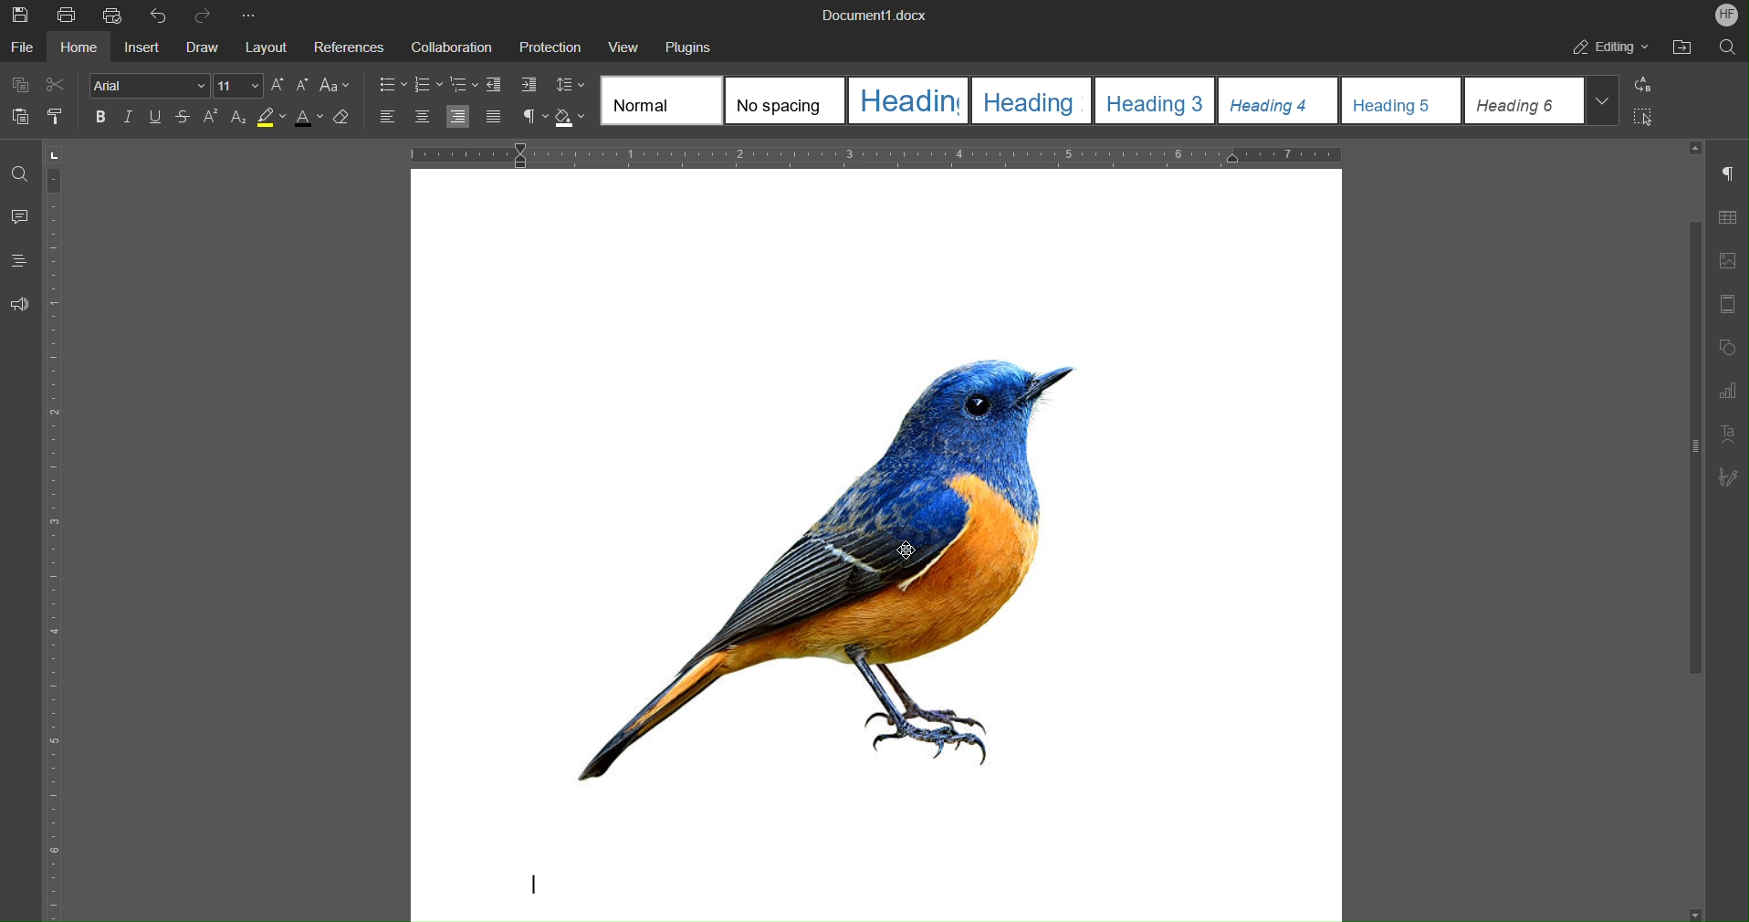  I want to click on Text Art, so click(1727, 433).